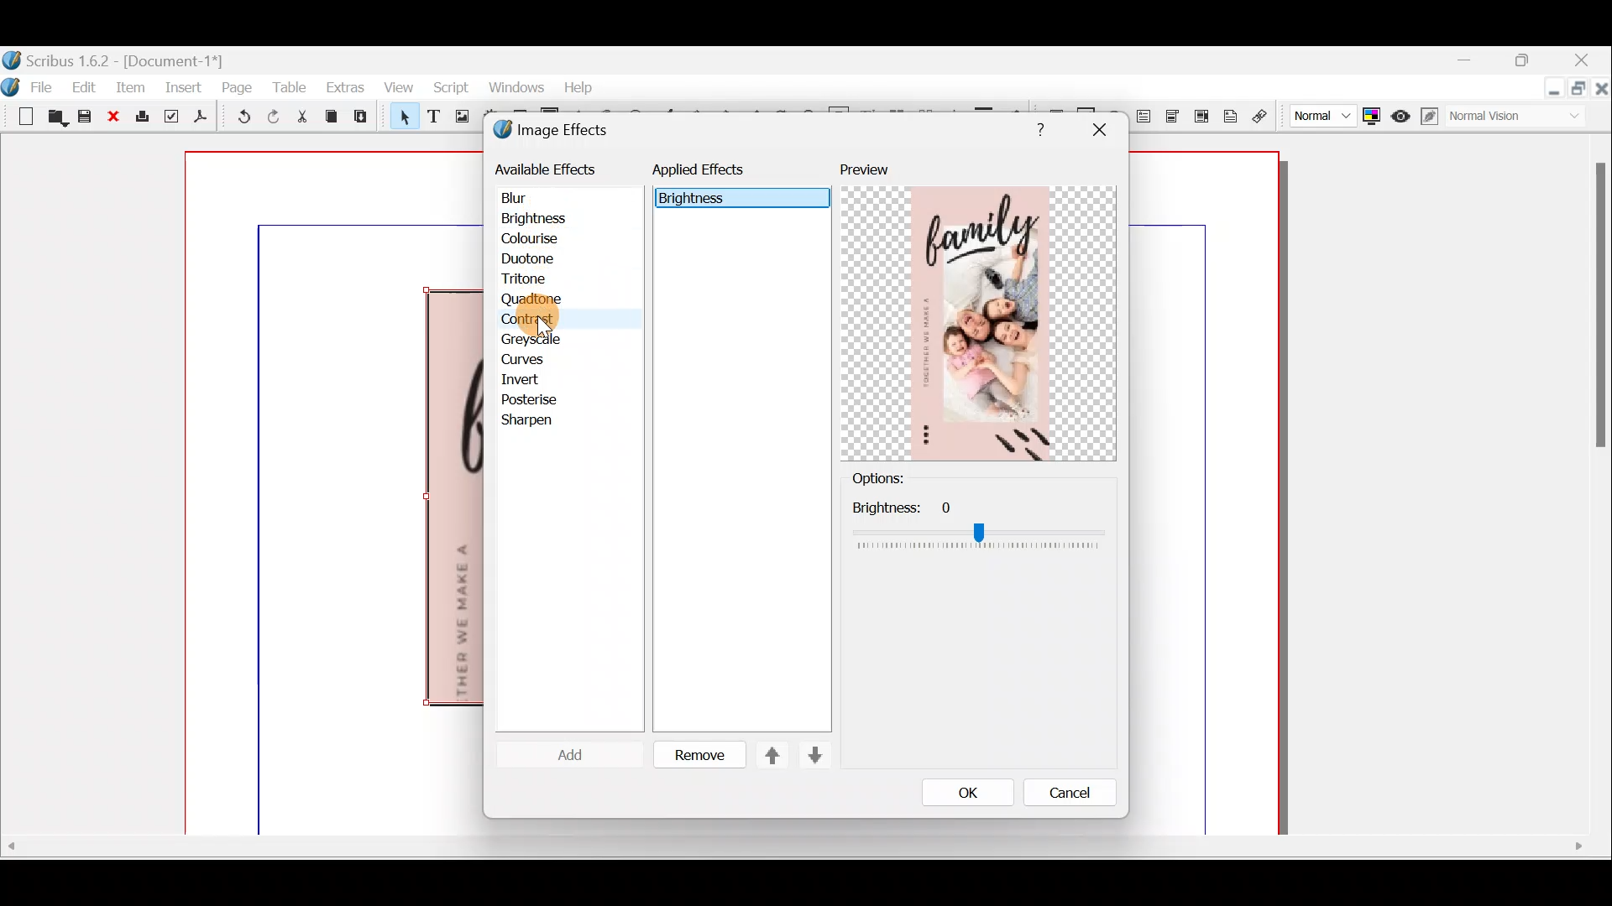  What do you see at coordinates (1174, 117) in the screenshot?
I see `PDF combo box` at bounding box center [1174, 117].